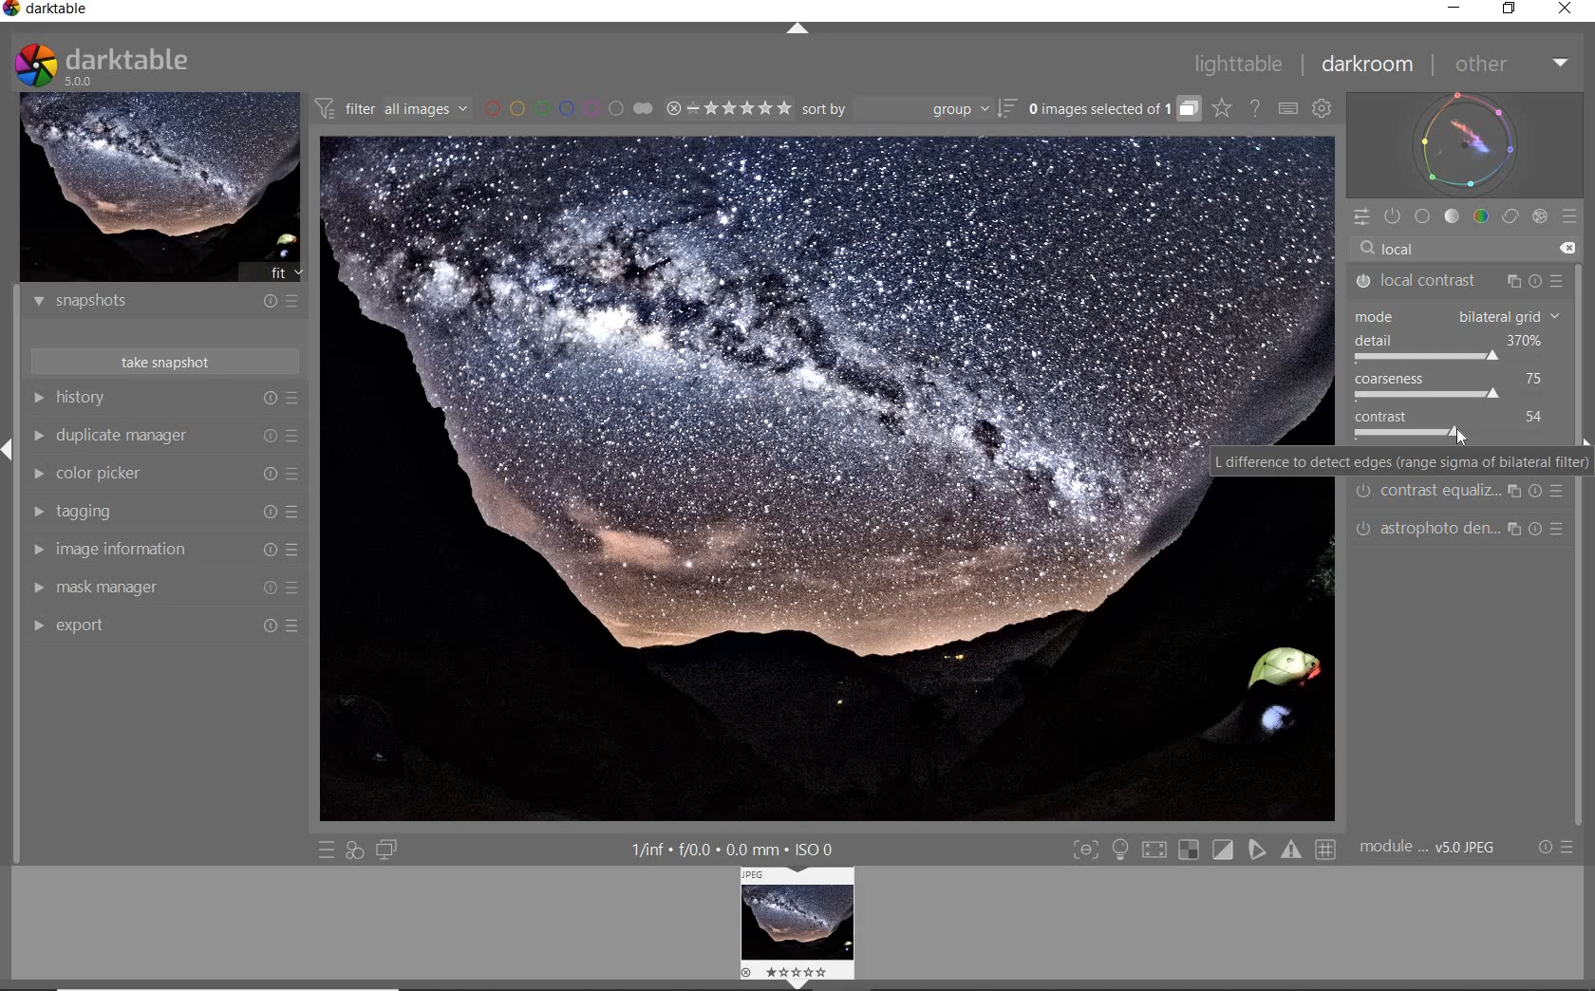  What do you see at coordinates (267, 512) in the screenshot?
I see `Reset` at bounding box center [267, 512].